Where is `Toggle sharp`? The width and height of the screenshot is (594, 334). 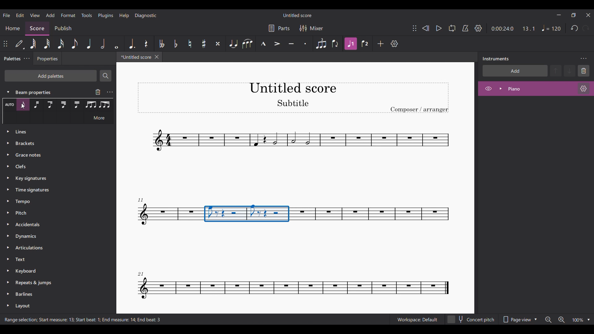
Toggle sharp is located at coordinates (204, 44).